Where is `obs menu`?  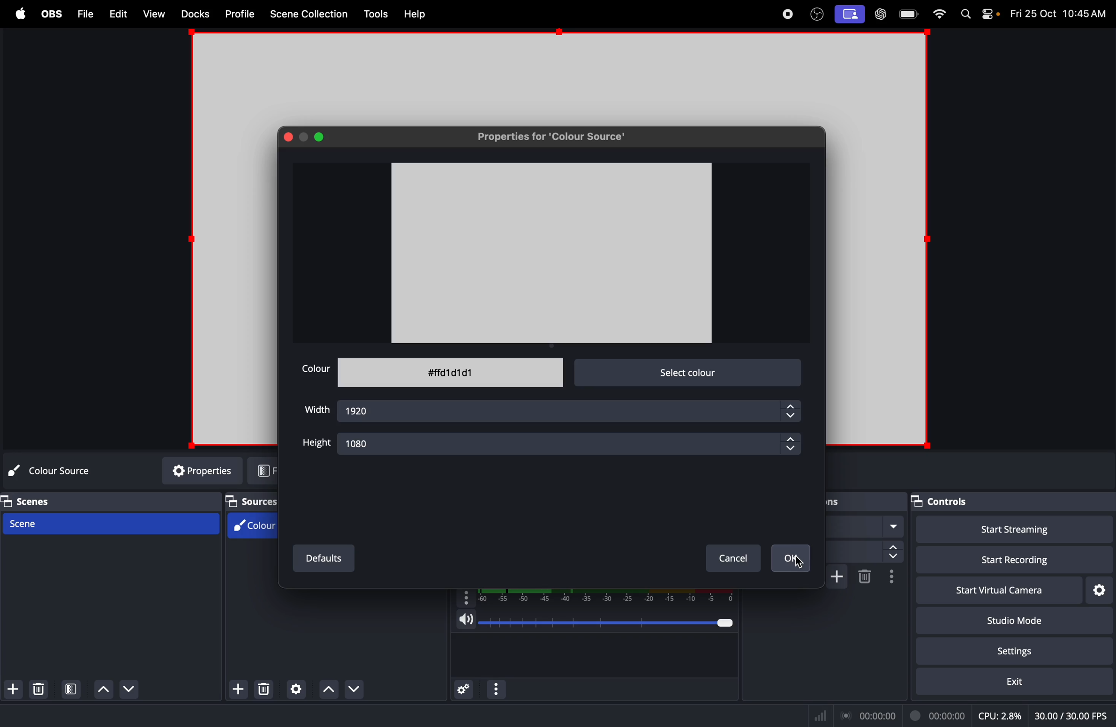
obs menu is located at coordinates (51, 13).